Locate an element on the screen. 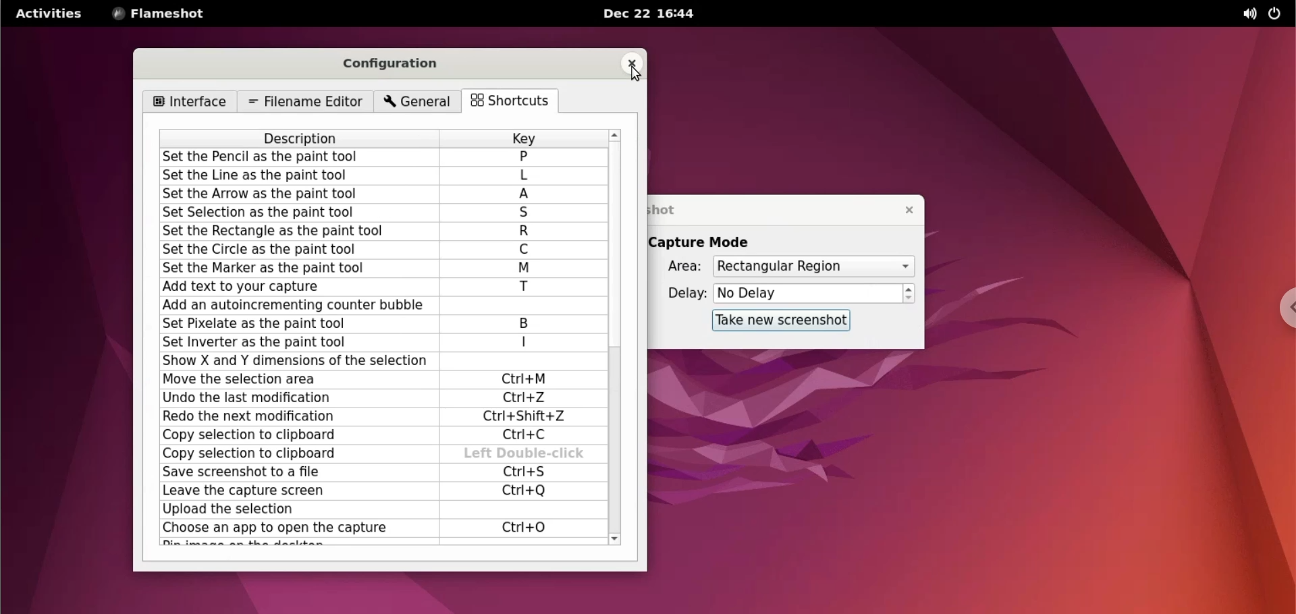 The height and width of the screenshot is (614, 1296). Ctrl + M is located at coordinates (528, 380).